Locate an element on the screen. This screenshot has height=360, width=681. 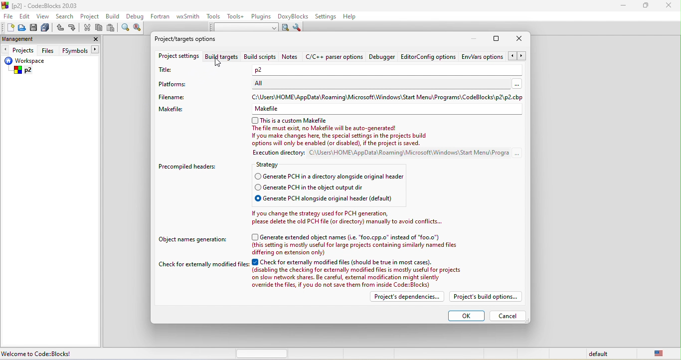
cursor movement is located at coordinates (218, 63).